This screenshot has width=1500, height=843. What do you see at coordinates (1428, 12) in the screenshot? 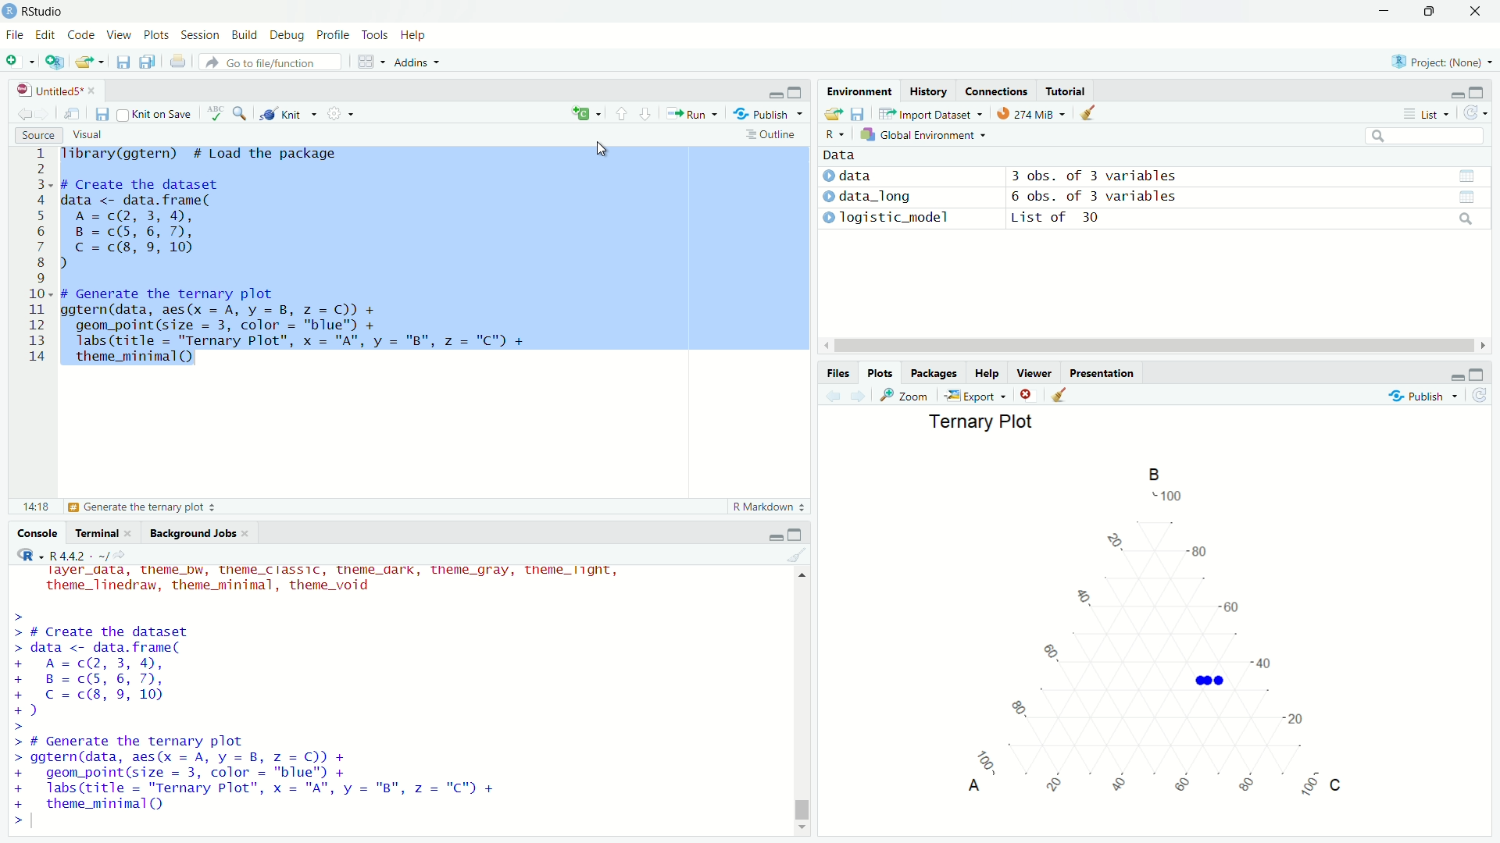
I see `maximise` at bounding box center [1428, 12].